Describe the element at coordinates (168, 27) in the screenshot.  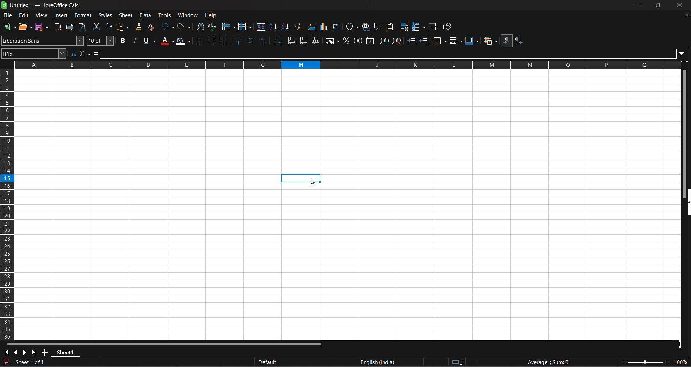
I see `undo` at that location.